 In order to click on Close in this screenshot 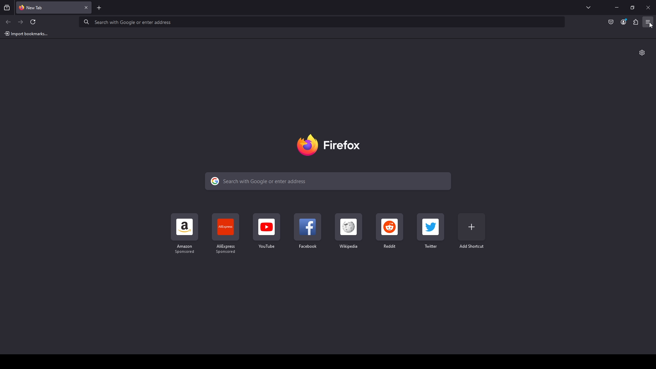, I will do `click(87, 8)`.